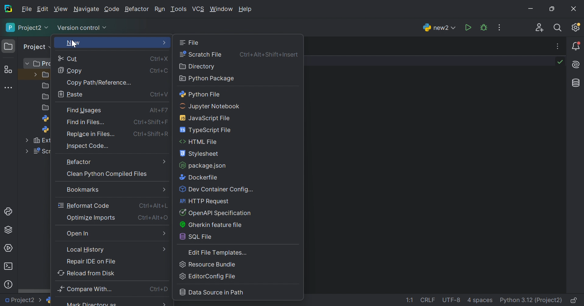 The image size is (584, 306). I want to click on Window, so click(221, 9).